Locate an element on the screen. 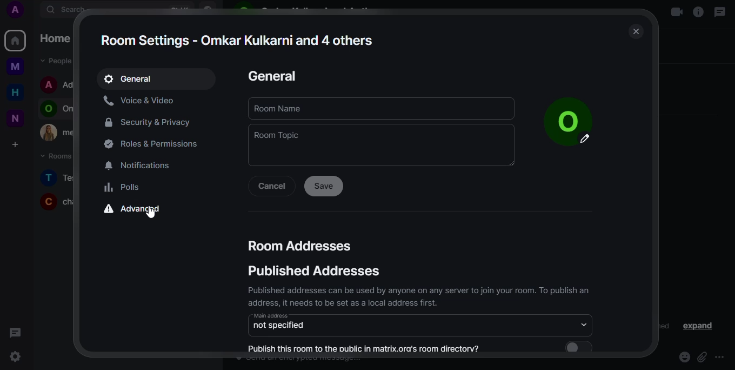 The width and height of the screenshot is (735, 370). roles is located at coordinates (155, 145).